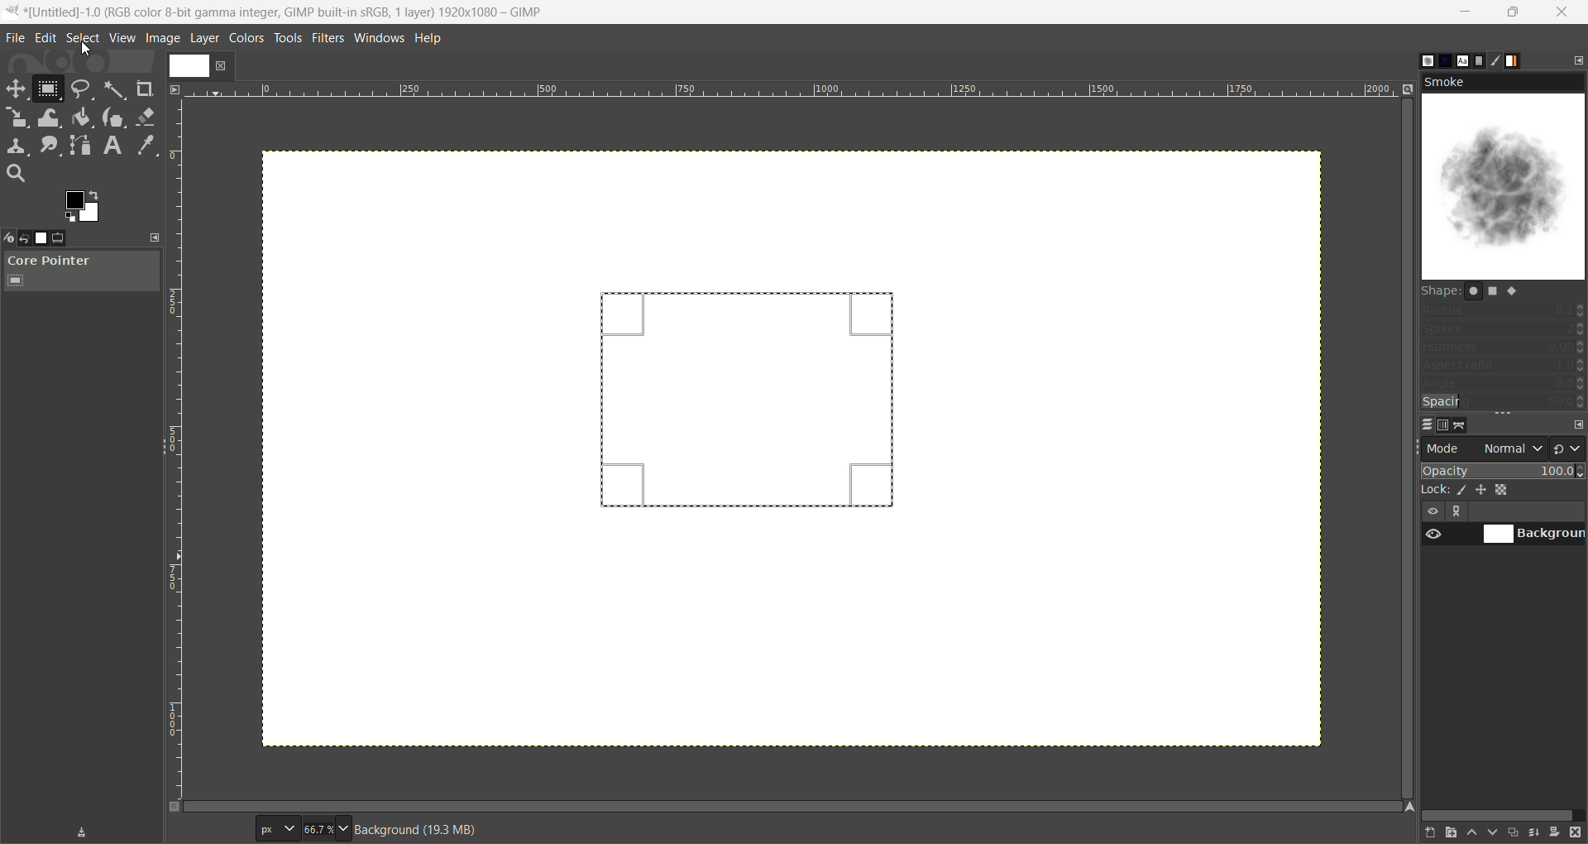 The height and width of the screenshot is (844, 1588). What do you see at coordinates (1496, 60) in the screenshot?
I see `brush editor` at bounding box center [1496, 60].